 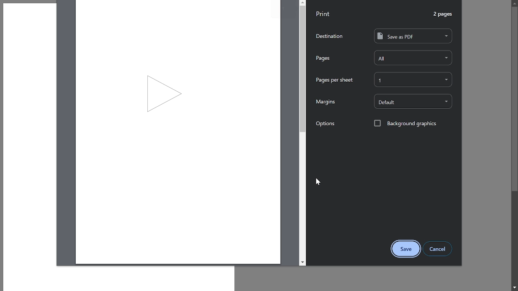 I want to click on Destination, so click(x=329, y=36).